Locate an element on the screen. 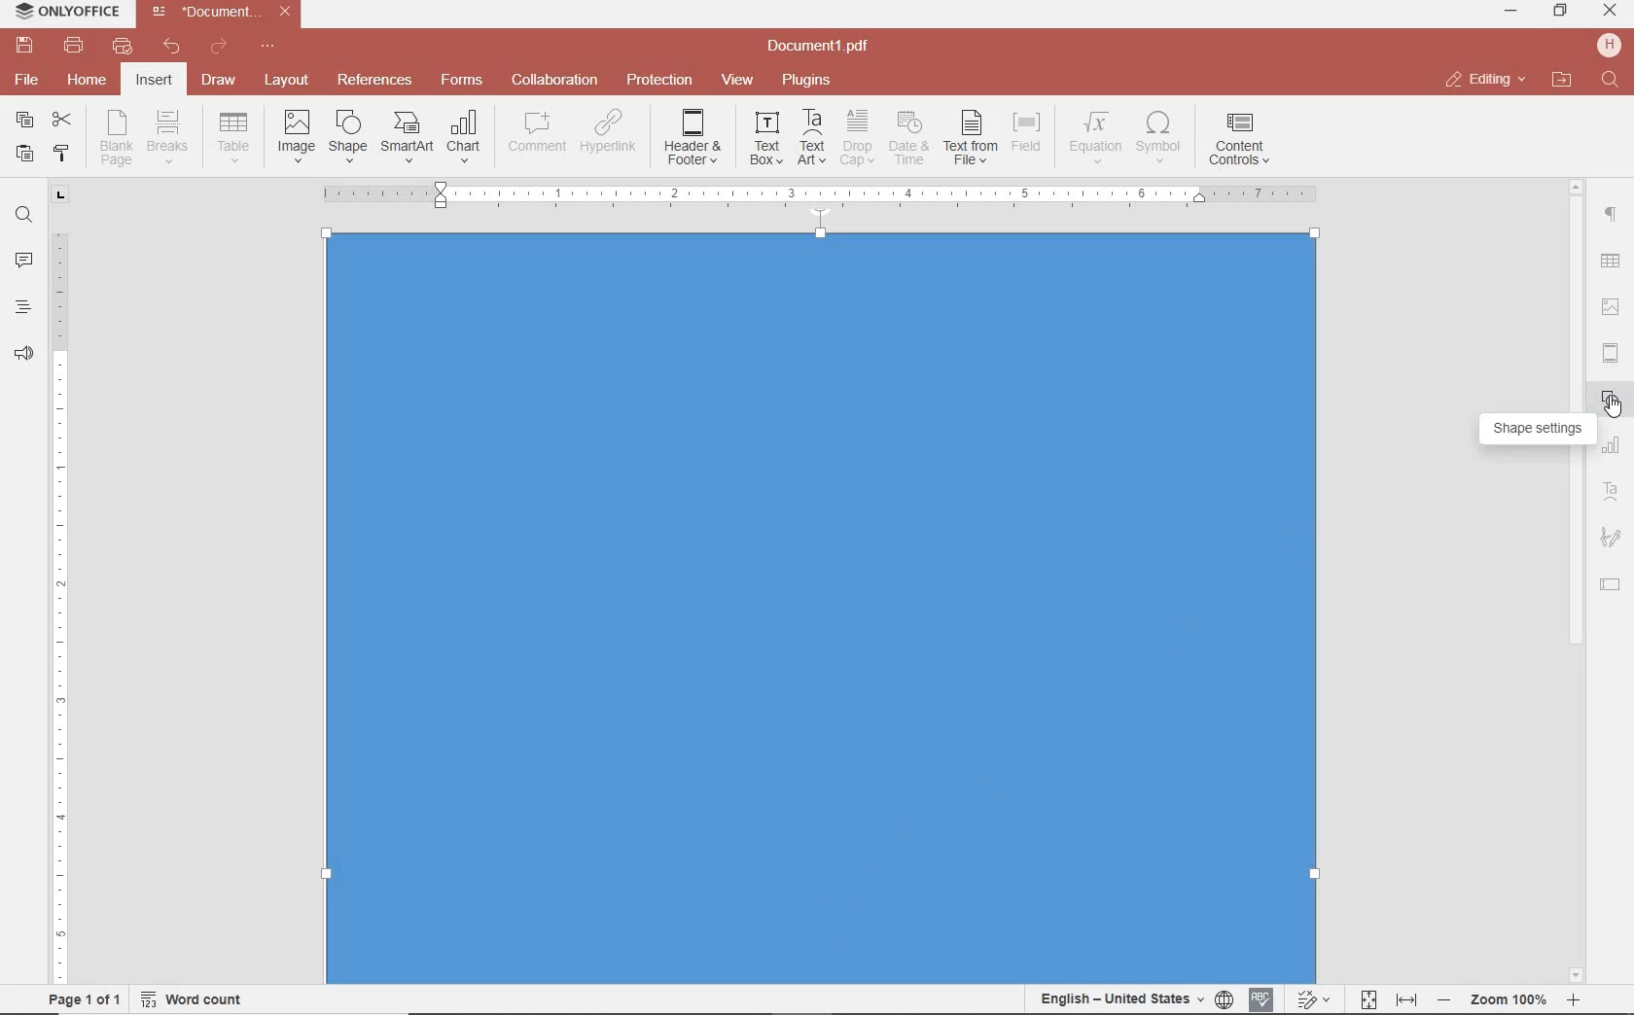 The width and height of the screenshot is (1634, 1015). file name is located at coordinates (226, 12).